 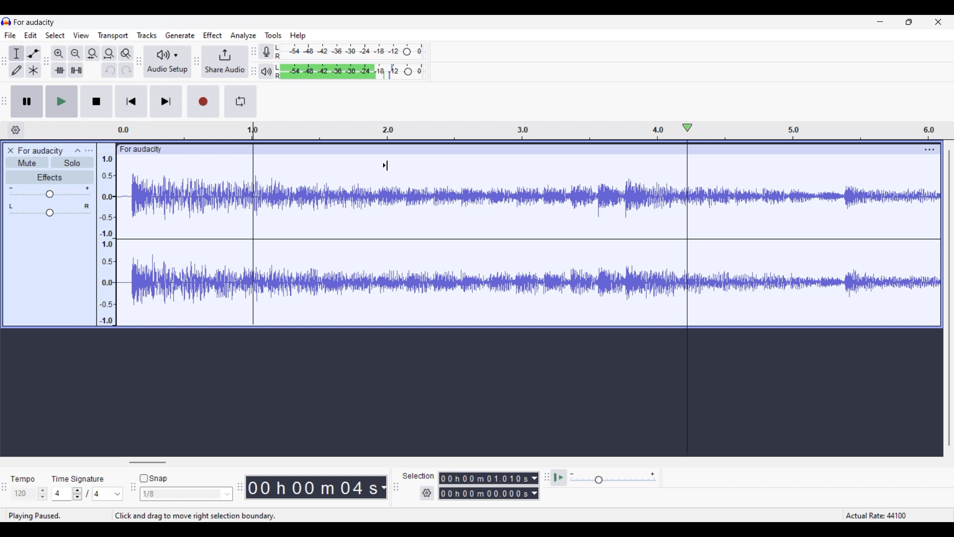 What do you see at coordinates (212, 35) in the screenshot?
I see `Effect menu` at bounding box center [212, 35].